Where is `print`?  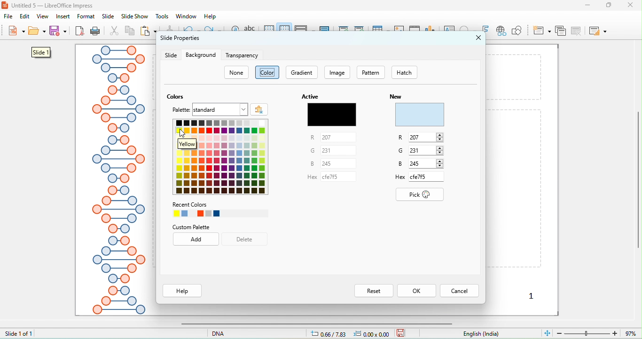
print is located at coordinates (95, 31).